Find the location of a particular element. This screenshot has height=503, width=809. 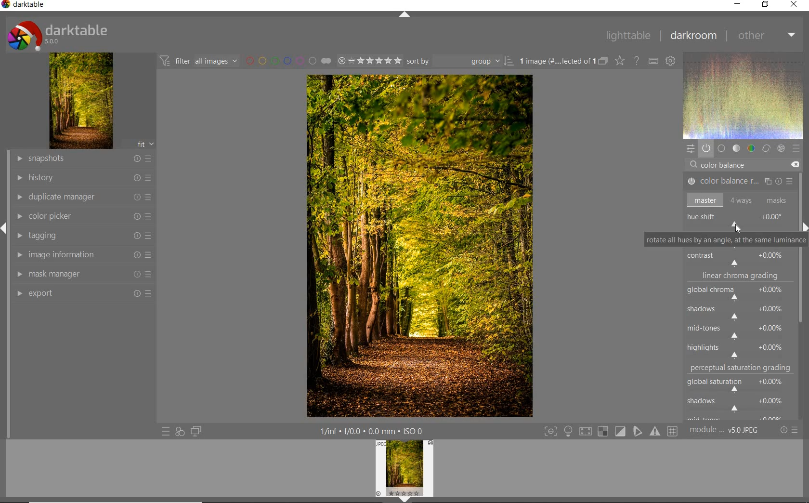

mid-tones is located at coordinates (738, 330).